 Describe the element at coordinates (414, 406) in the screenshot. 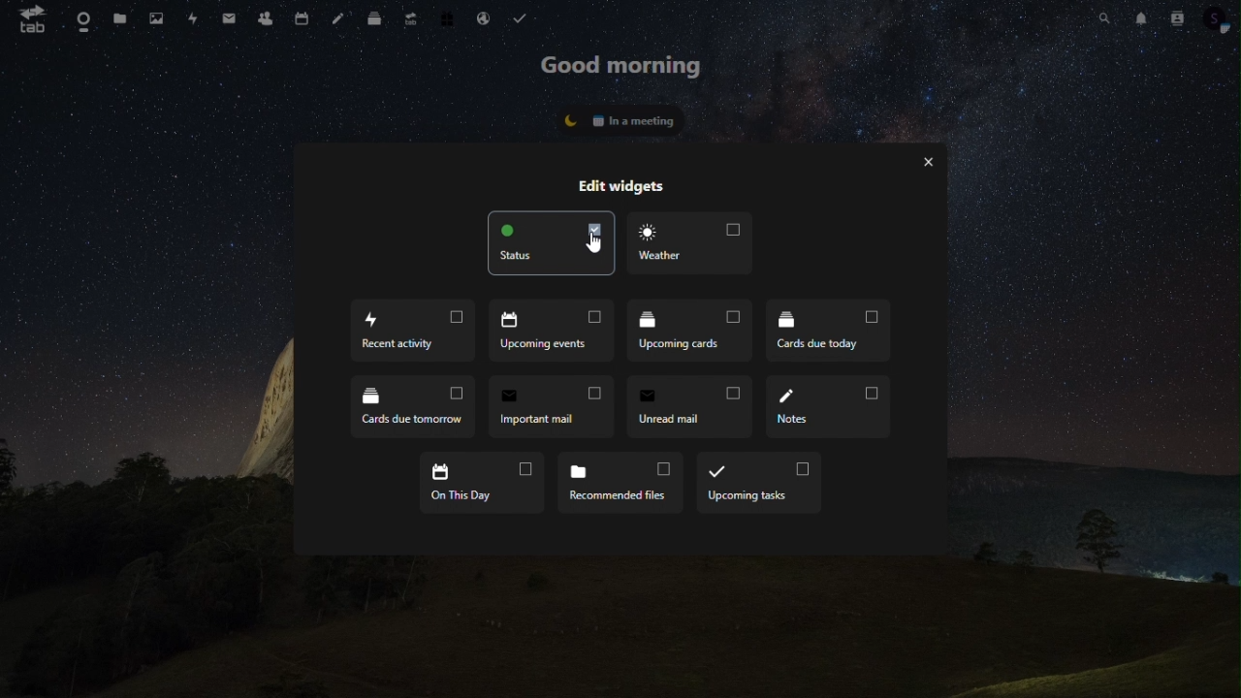

I see `cards due tomorrow` at that location.